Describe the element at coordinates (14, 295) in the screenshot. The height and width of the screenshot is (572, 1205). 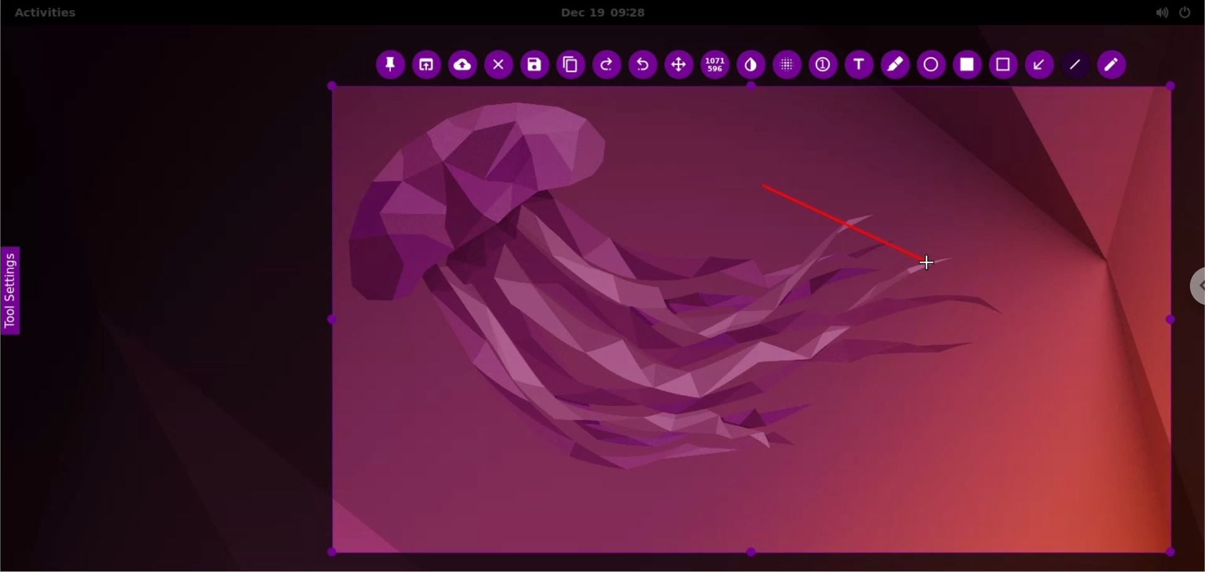
I see `tool settings` at that location.